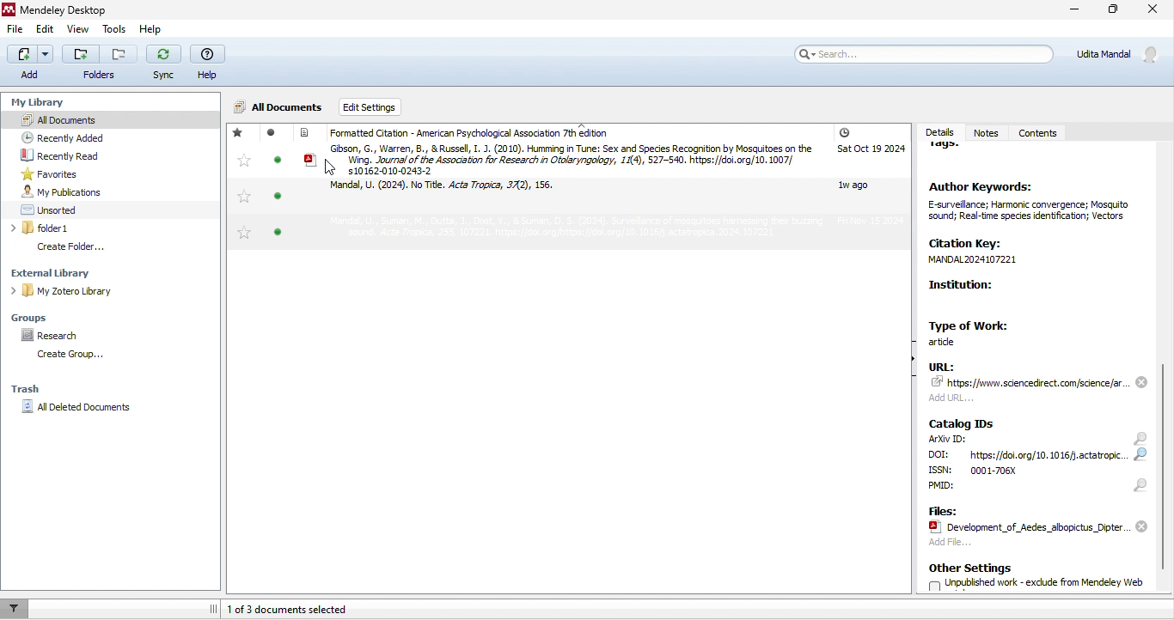 This screenshot has width=1174, height=620. What do you see at coordinates (1004, 256) in the screenshot?
I see `~ Citation Key:
| MawoAL24107221` at bounding box center [1004, 256].